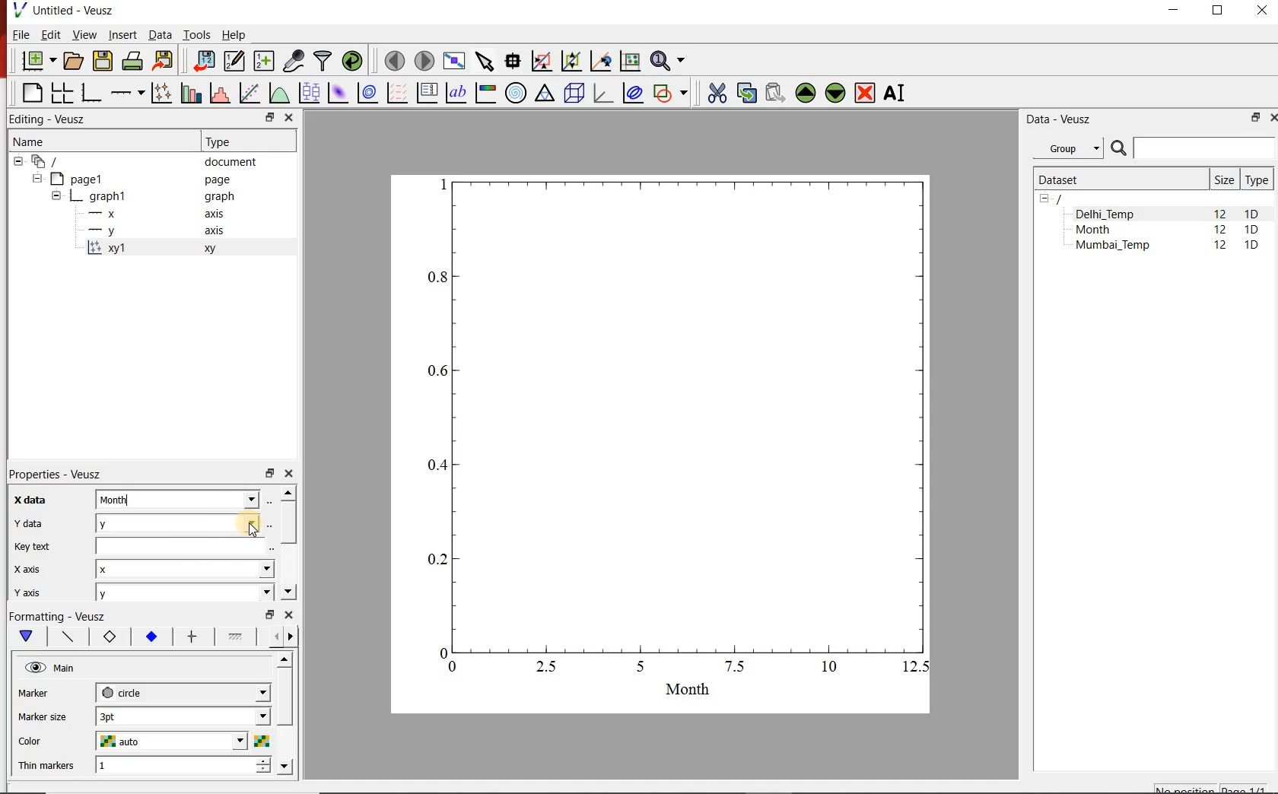  Describe the element at coordinates (394, 60) in the screenshot. I see `move to the previous page` at that location.